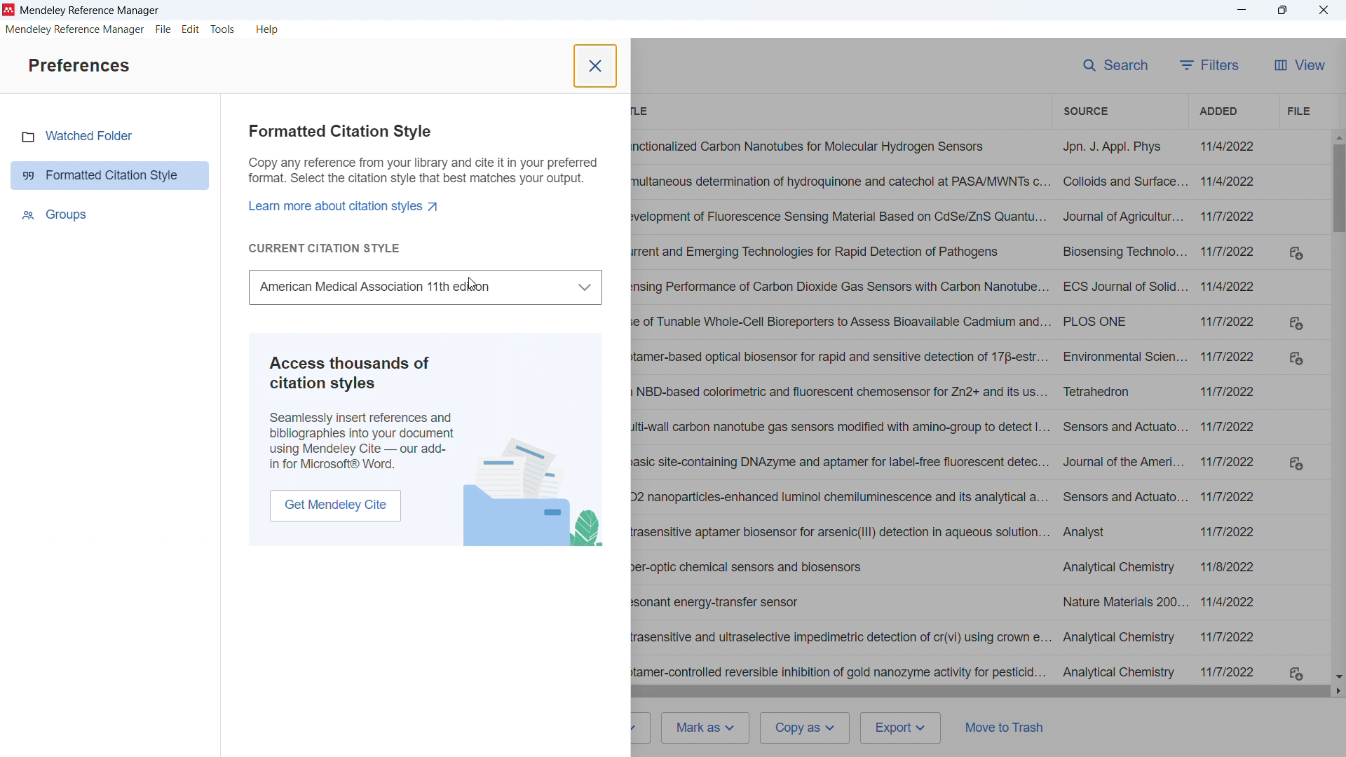 This screenshot has height=757, width=1346. What do you see at coordinates (1338, 189) in the screenshot?
I see `Vertical scroll bar ` at bounding box center [1338, 189].